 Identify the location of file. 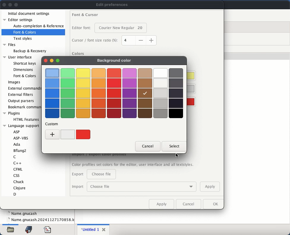
(11, 230).